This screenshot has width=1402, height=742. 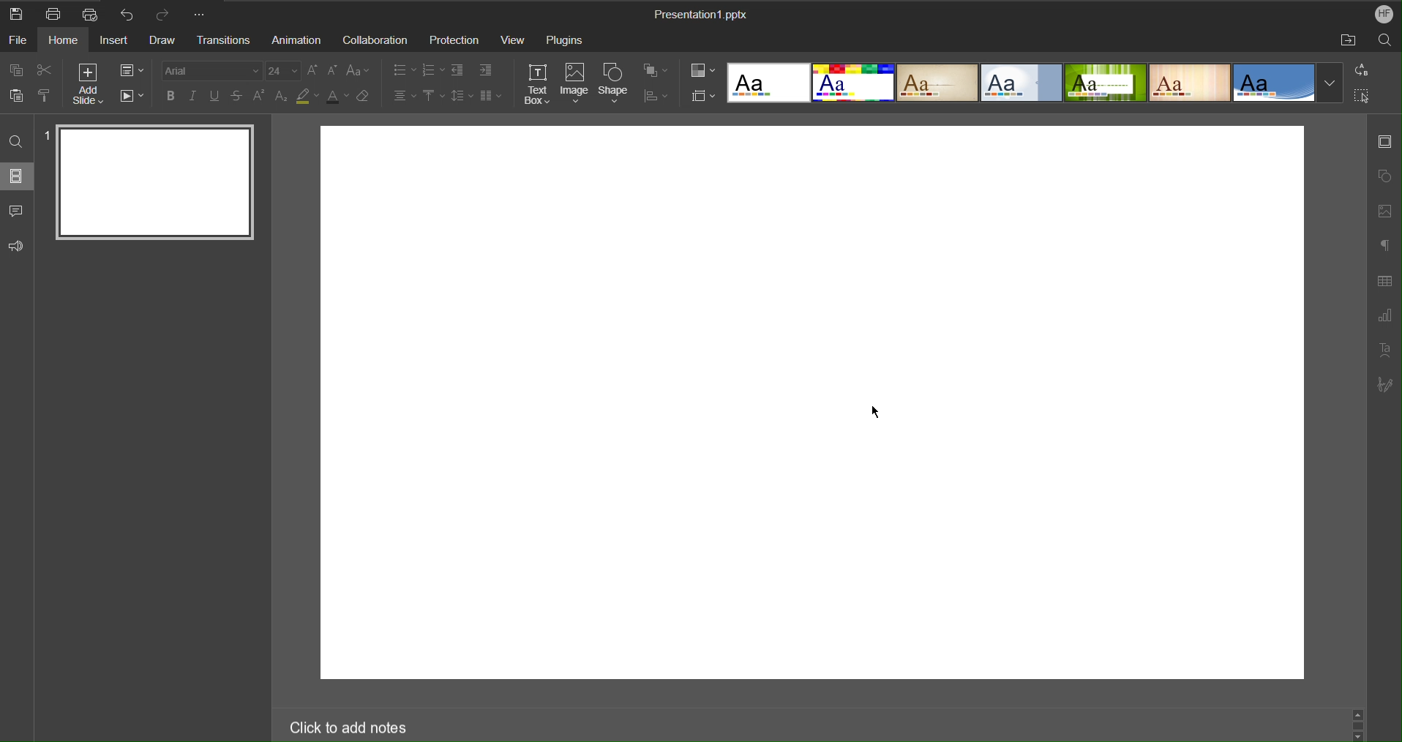 I want to click on Insert, so click(x=113, y=40).